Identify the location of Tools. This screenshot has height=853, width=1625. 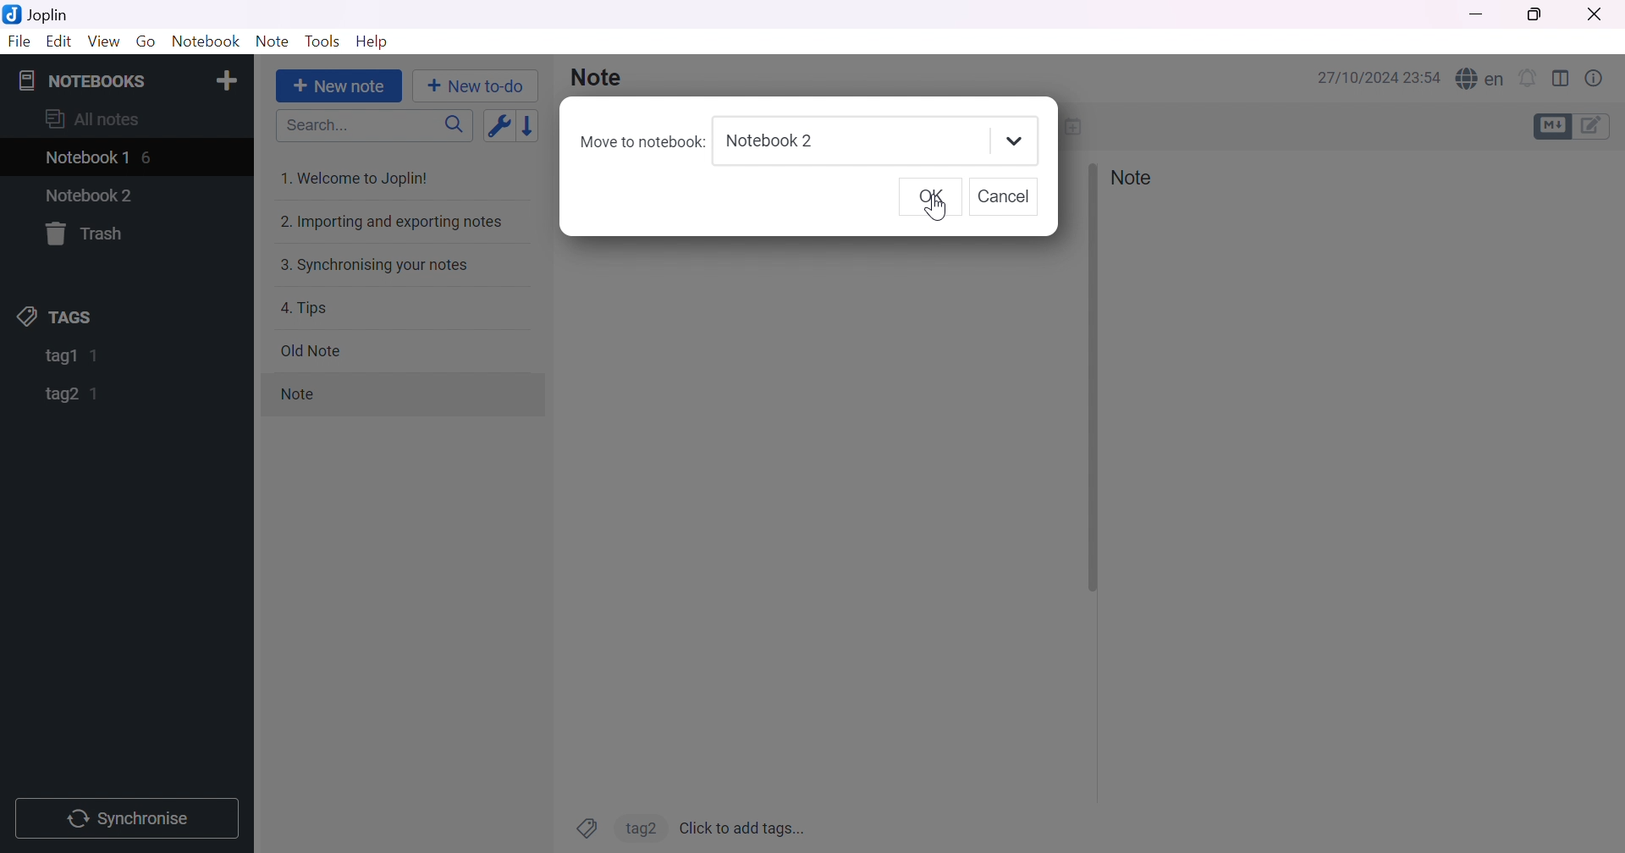
(321, 41).